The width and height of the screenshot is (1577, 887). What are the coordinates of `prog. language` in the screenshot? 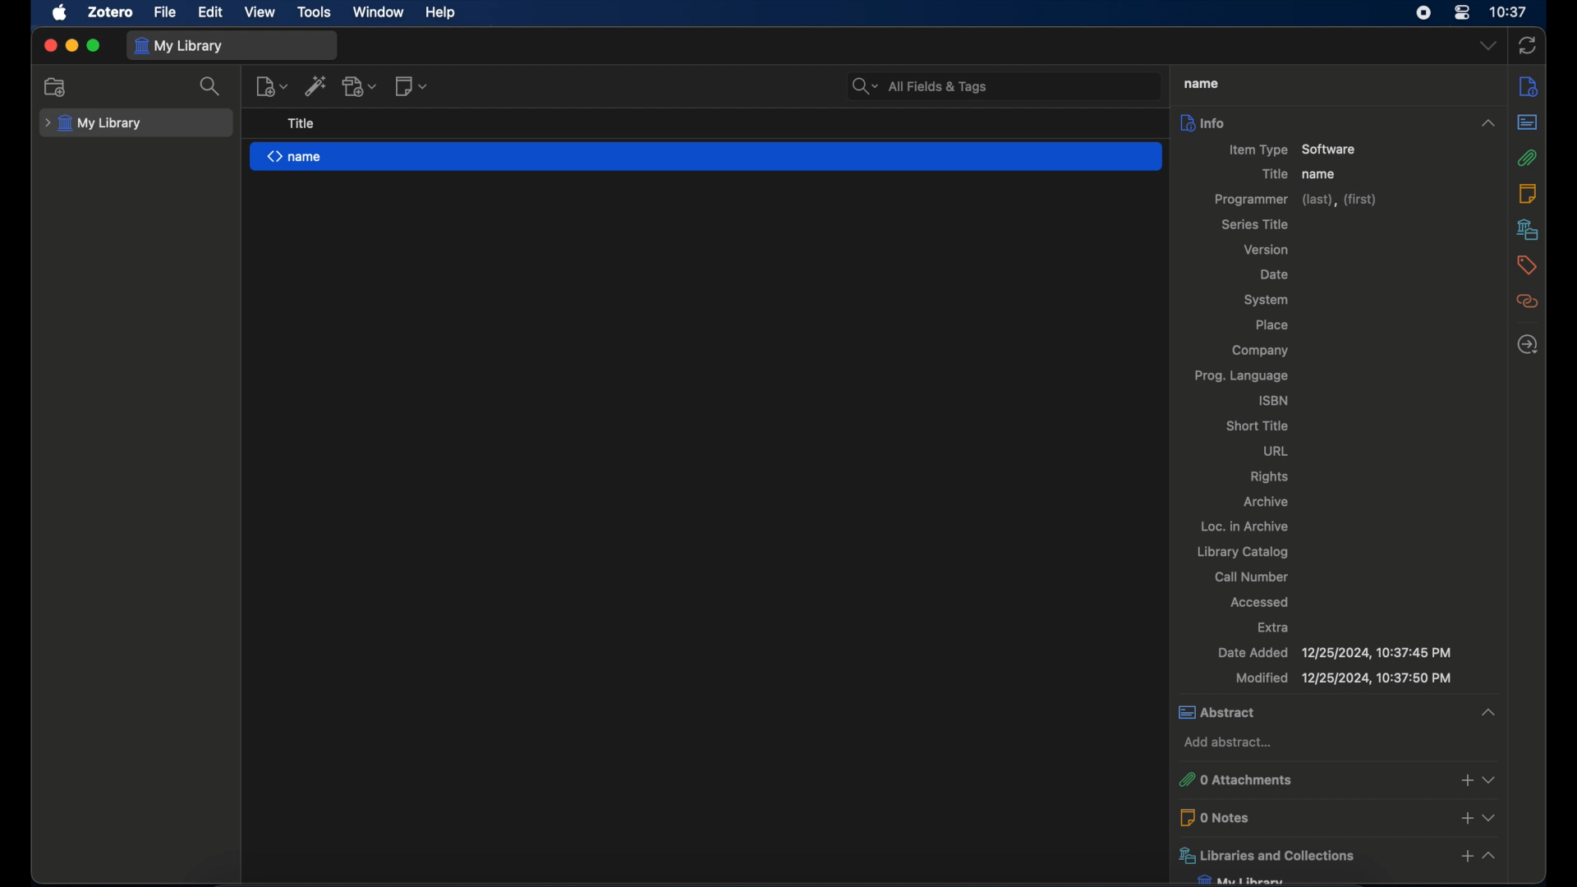 It's located at (1242, 376).